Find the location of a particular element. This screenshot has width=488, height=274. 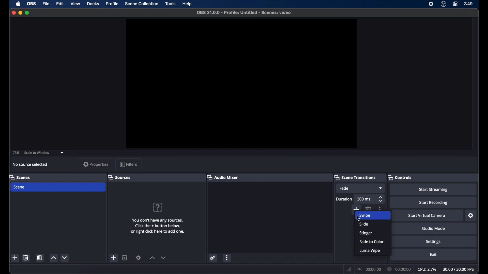

fade to color is located at coordinates (372, 242).